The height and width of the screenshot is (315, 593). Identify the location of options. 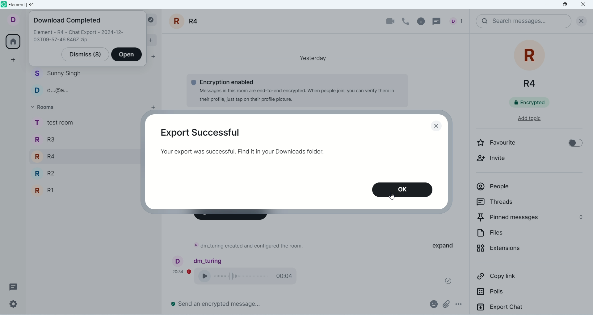
(462, 305).